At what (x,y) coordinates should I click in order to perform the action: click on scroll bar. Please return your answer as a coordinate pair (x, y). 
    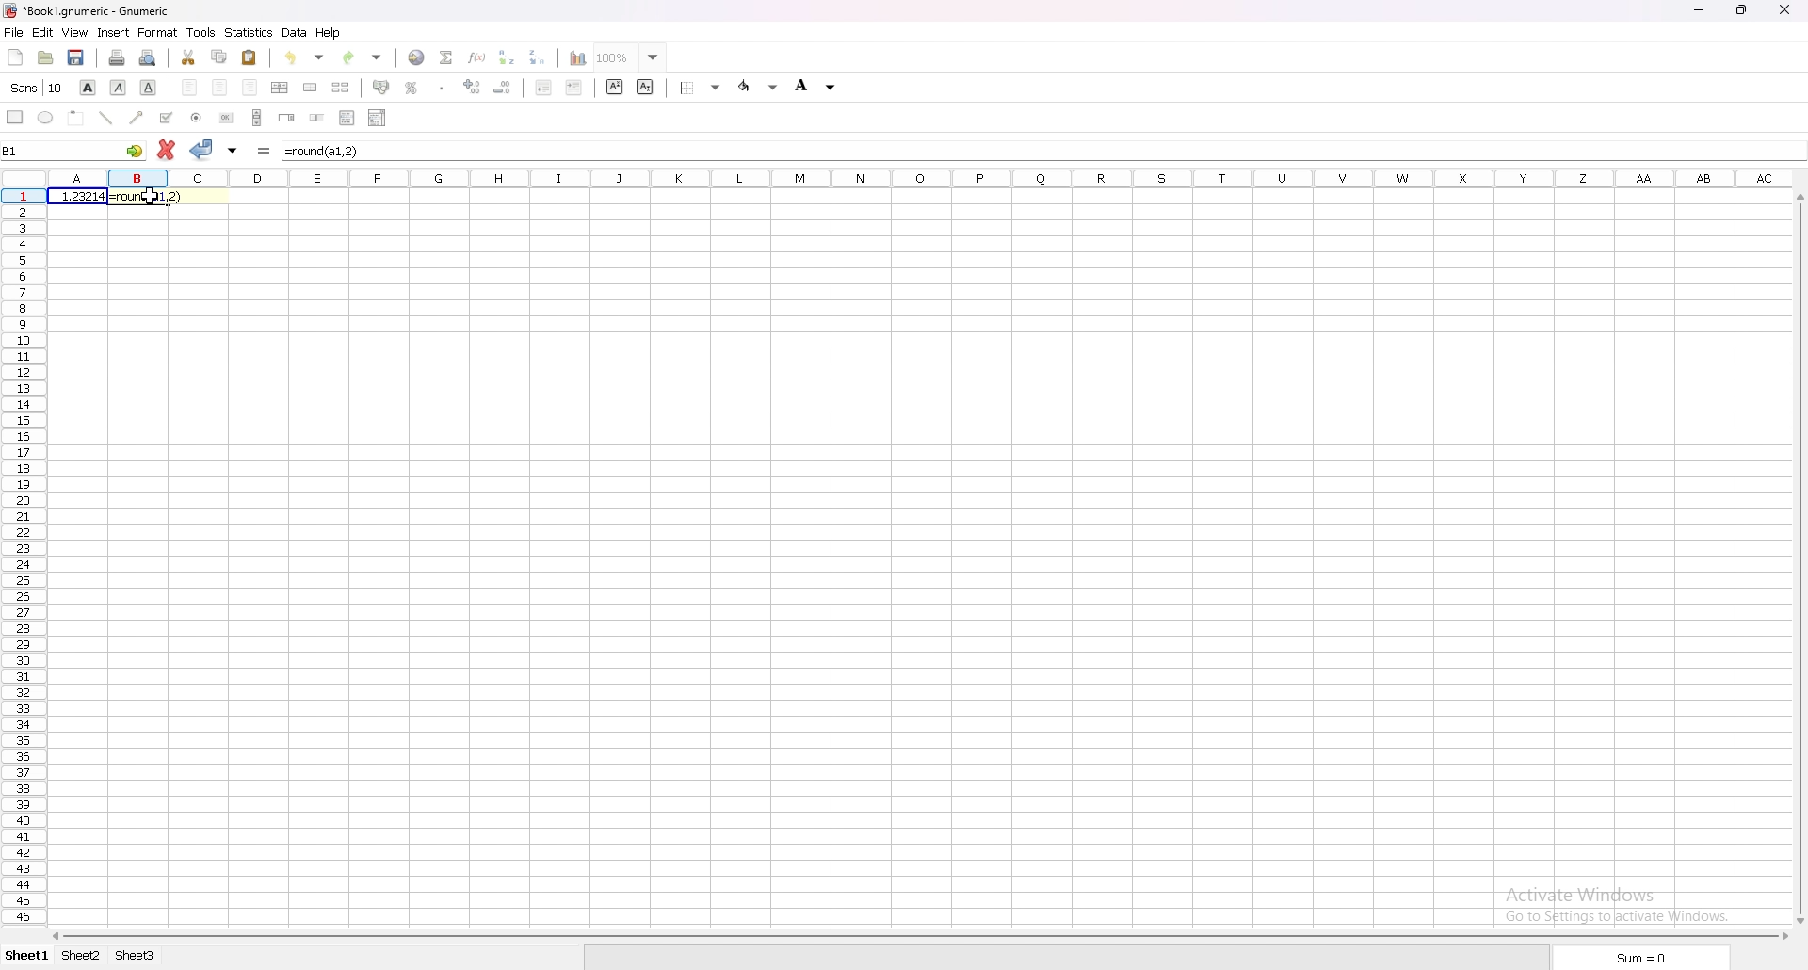
    Looking at the image, I should click on (919, 936).